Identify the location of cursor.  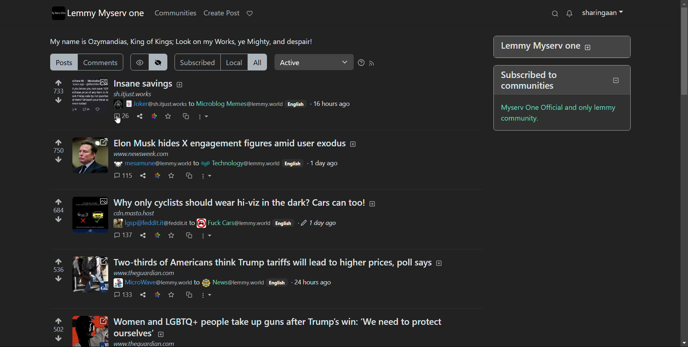
(118, 120).